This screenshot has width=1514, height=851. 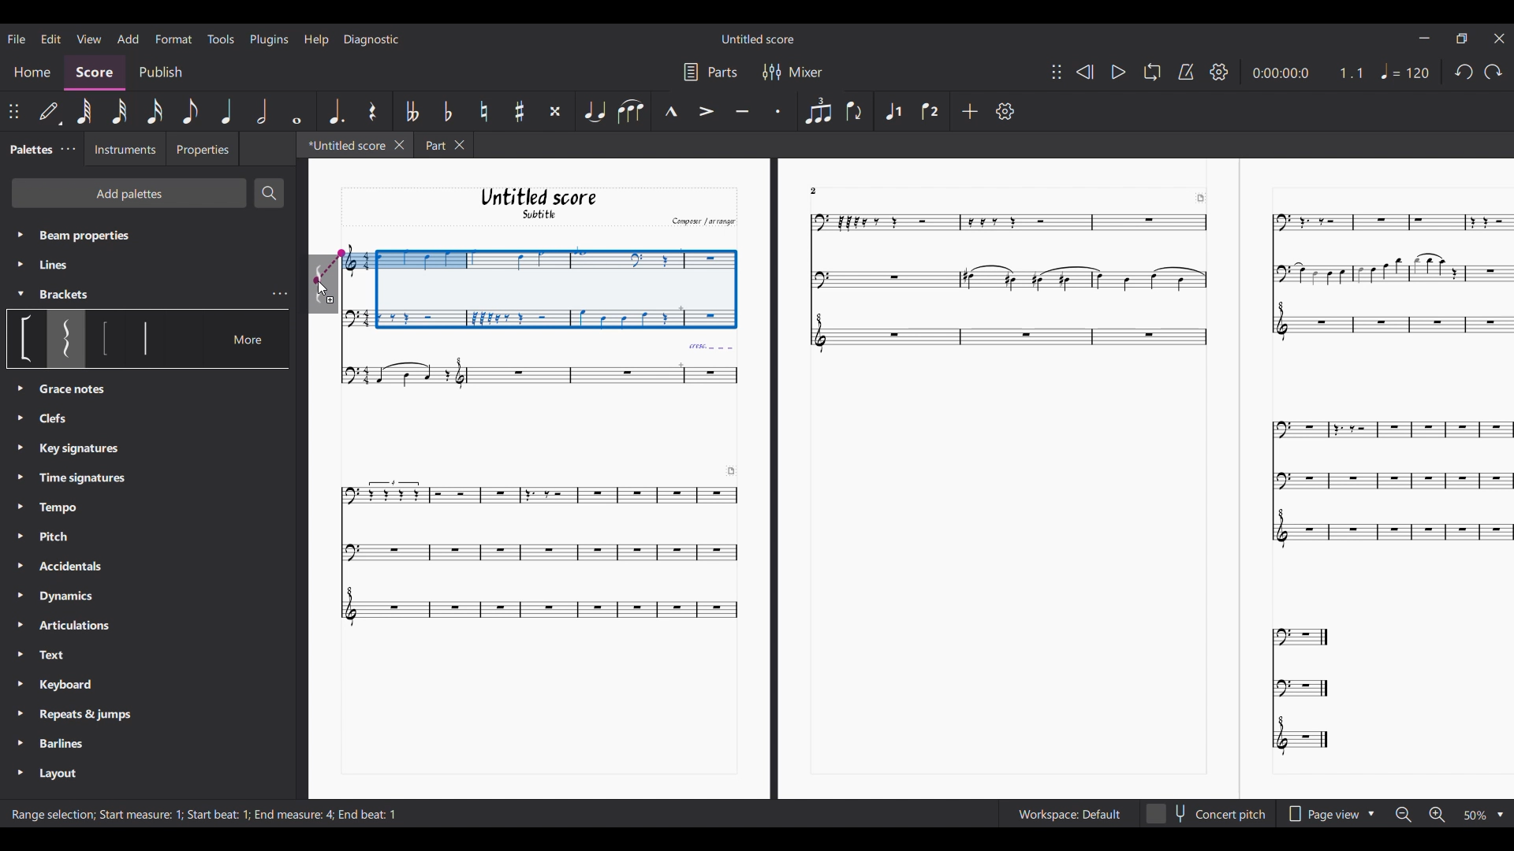 What do you see at coordinates (1390, 531) in the screenshot?
I see `` at bounding box center [1390, 531].